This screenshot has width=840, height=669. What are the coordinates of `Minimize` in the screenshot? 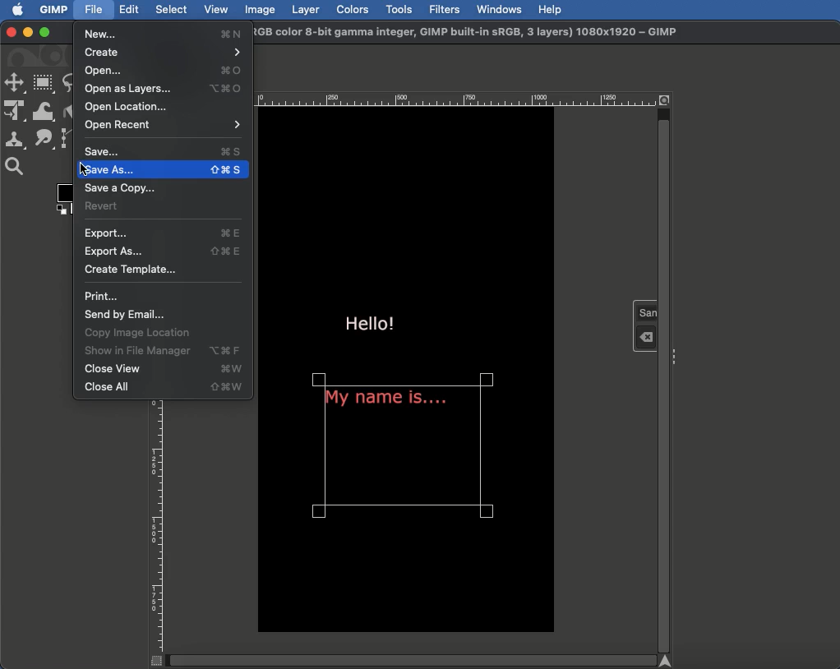 It's located at (26, 33).